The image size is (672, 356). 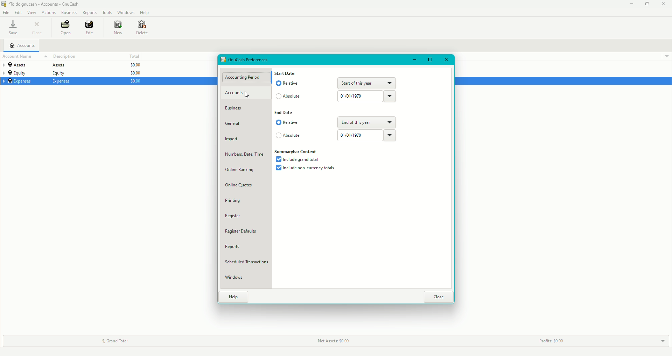 I want to click on Save, so click(x=13, y=27).